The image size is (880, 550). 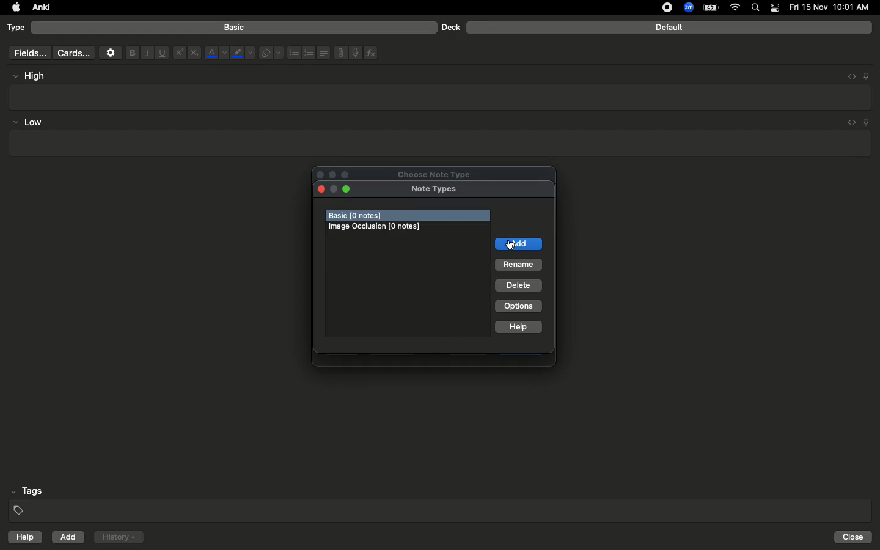 What do you see at coordinates (161, 53) in the screenshot?
I see `Underline` at bounding box center [161, 53].